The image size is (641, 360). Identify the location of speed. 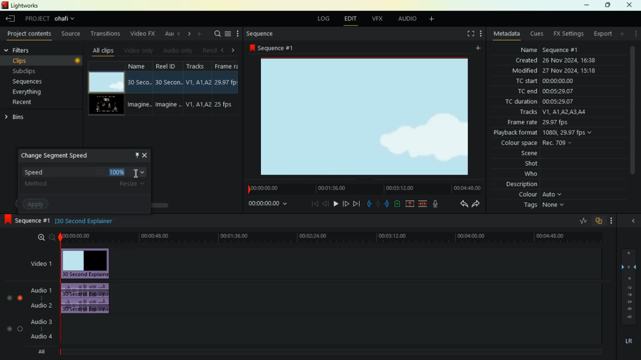
(62, 170).